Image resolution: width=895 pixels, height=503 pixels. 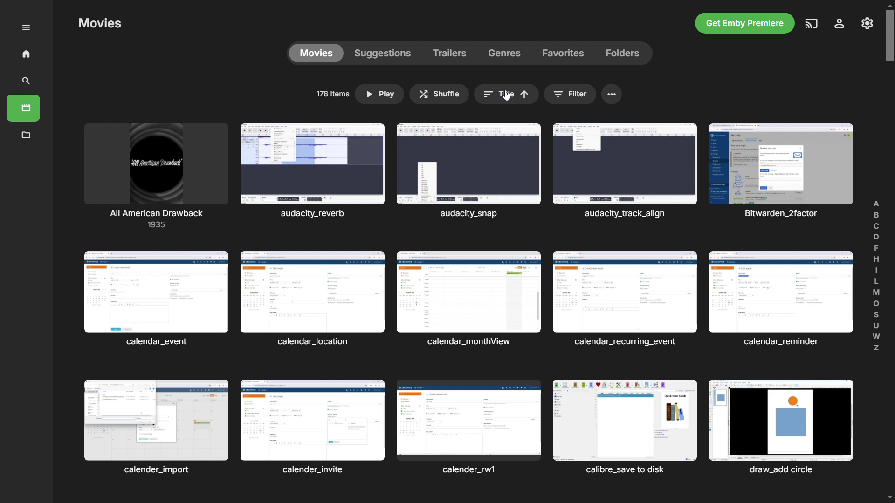 What do you see at coordinates (612, 94) in the screenshot?
I see `menu` at bounding box center [612, 94].